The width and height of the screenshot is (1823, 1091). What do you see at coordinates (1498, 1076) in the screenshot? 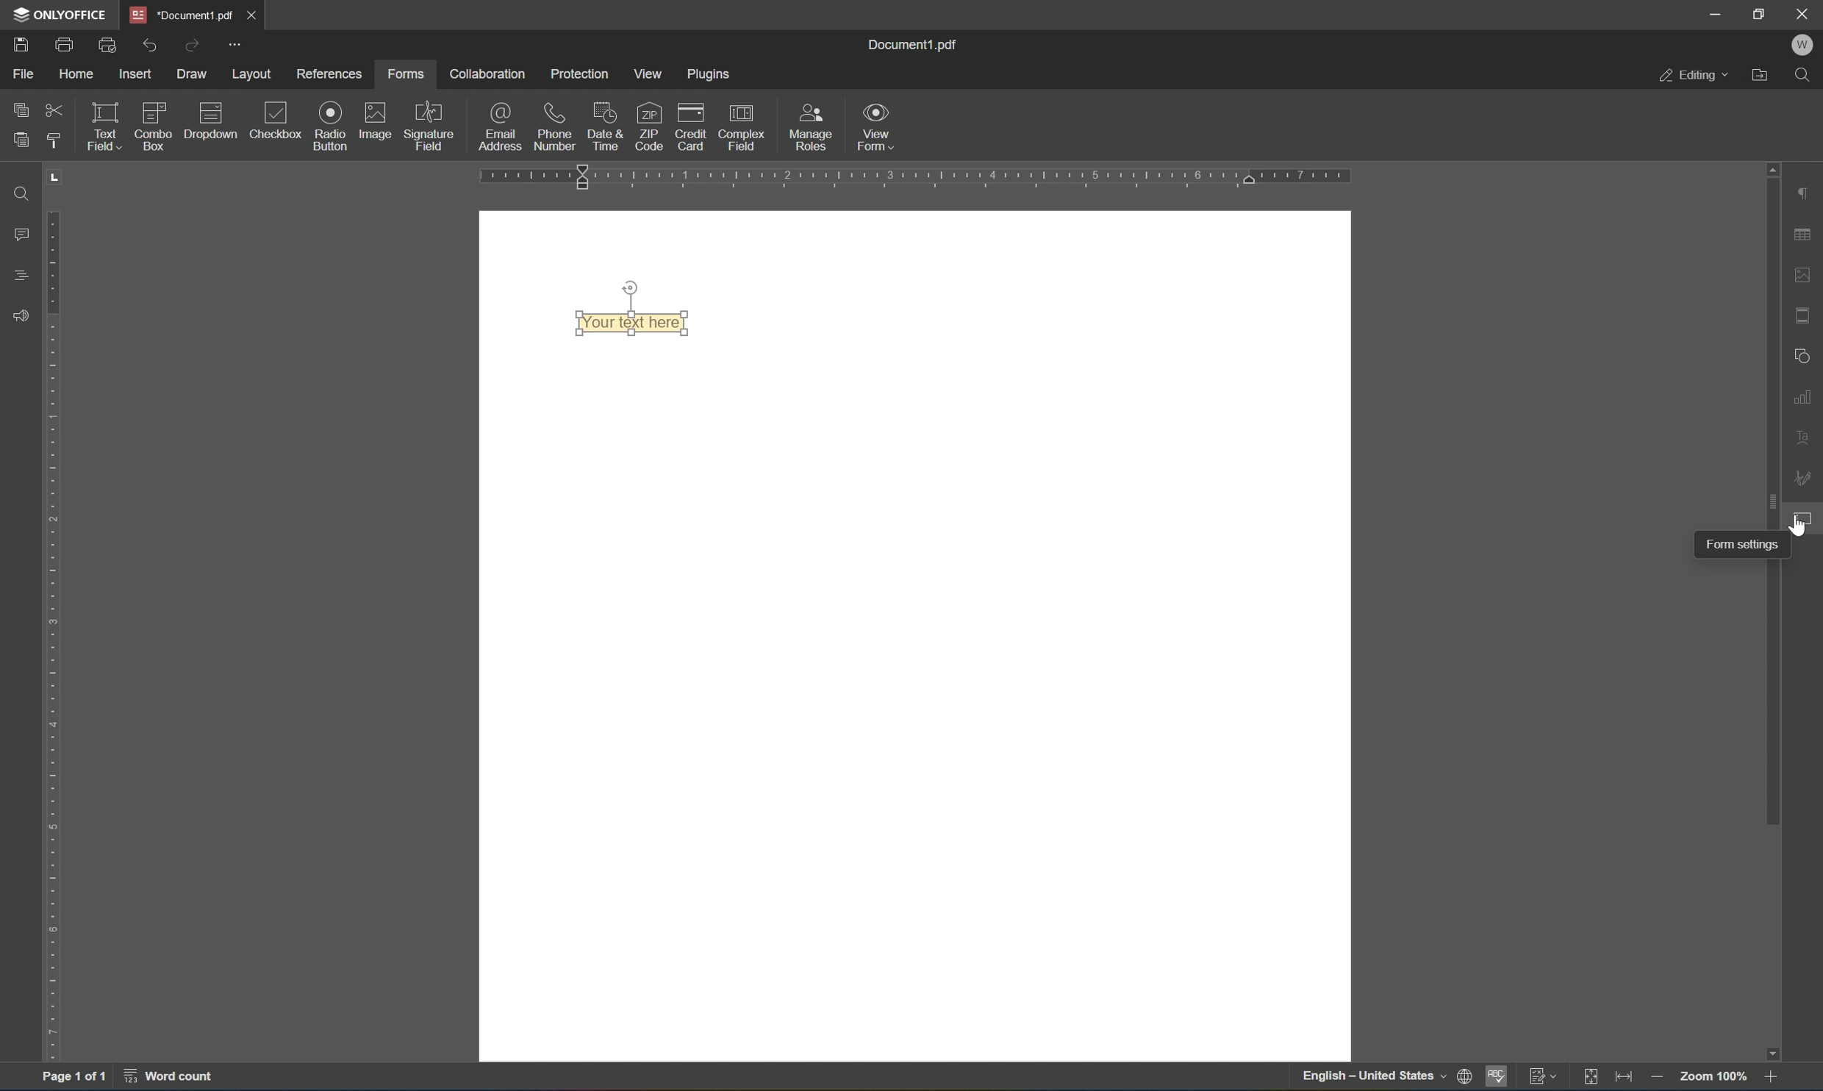
I see `spell checking` at bounding box center [1498, 1076].